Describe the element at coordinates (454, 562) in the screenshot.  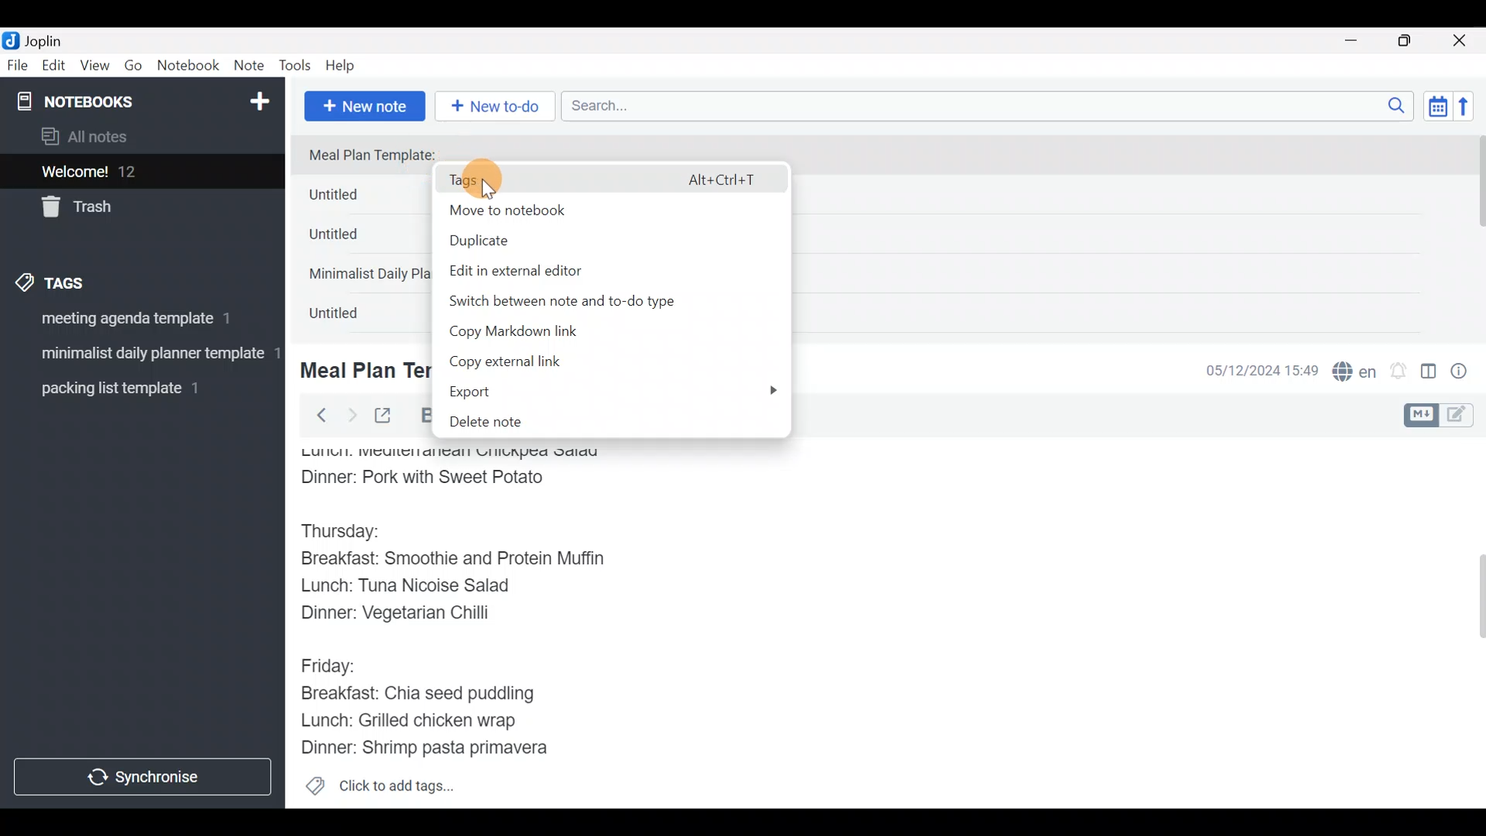
I see `Breakfast: Smoothie and Protein Muffin` at that location.